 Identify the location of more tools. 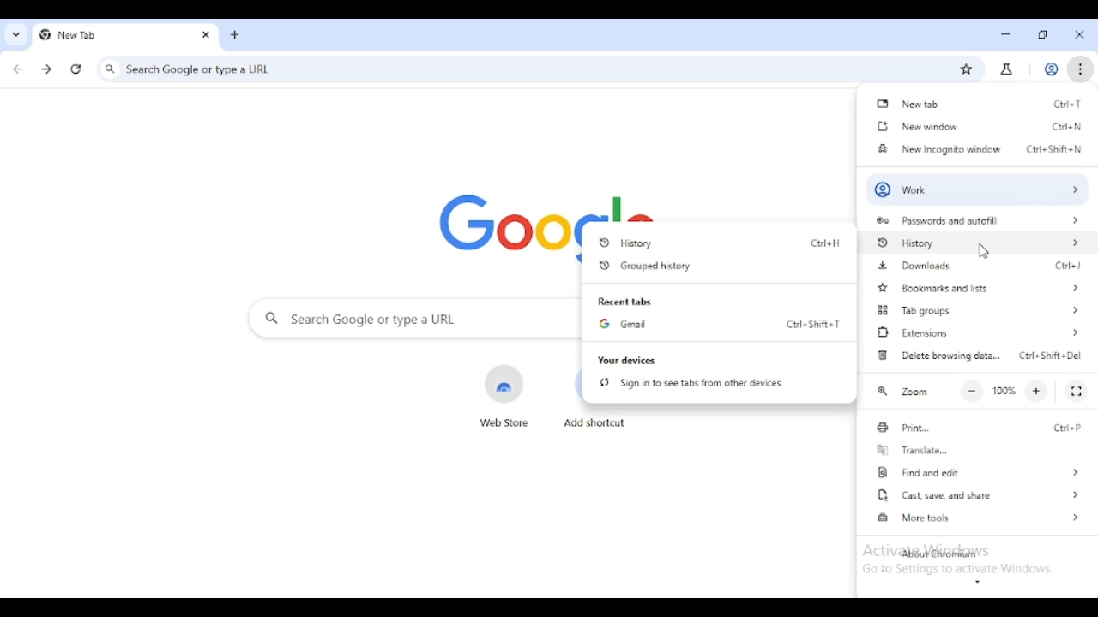
(976, 517).